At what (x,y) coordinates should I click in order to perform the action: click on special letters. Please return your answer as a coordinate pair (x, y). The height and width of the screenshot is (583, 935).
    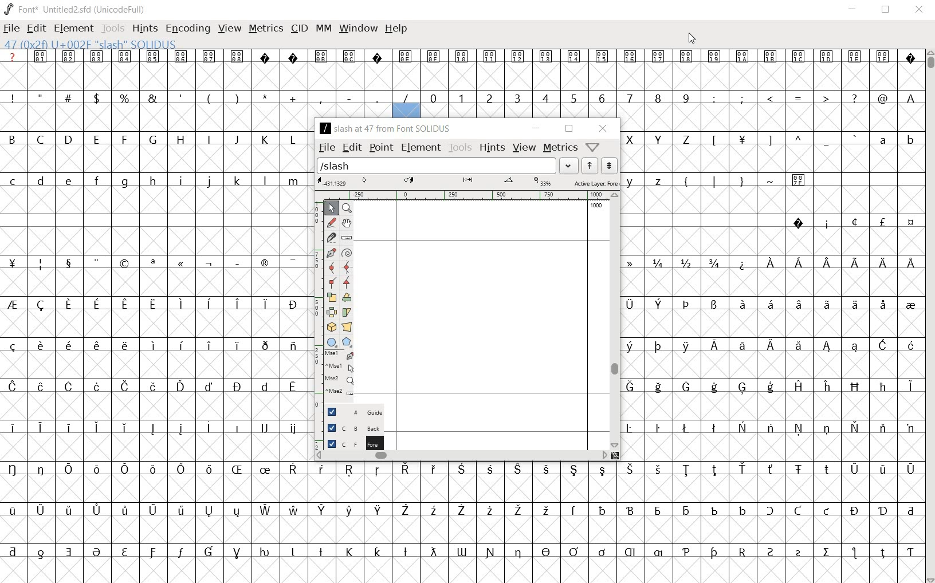
    Looking at the image, I should click on (156, 385).